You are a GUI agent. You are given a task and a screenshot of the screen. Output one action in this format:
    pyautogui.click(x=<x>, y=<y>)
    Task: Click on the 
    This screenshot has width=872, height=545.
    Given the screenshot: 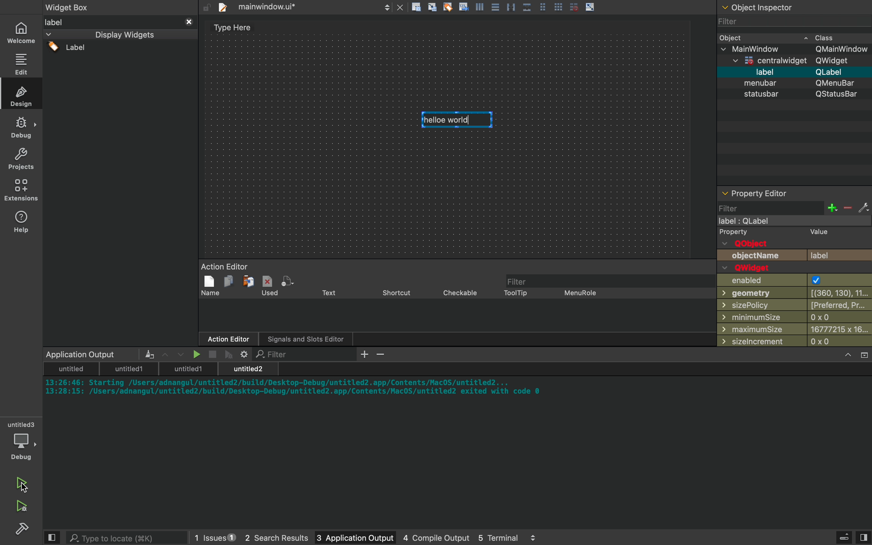 What is the action you would take?
    pyautogui.click(x=793, y=72)
    